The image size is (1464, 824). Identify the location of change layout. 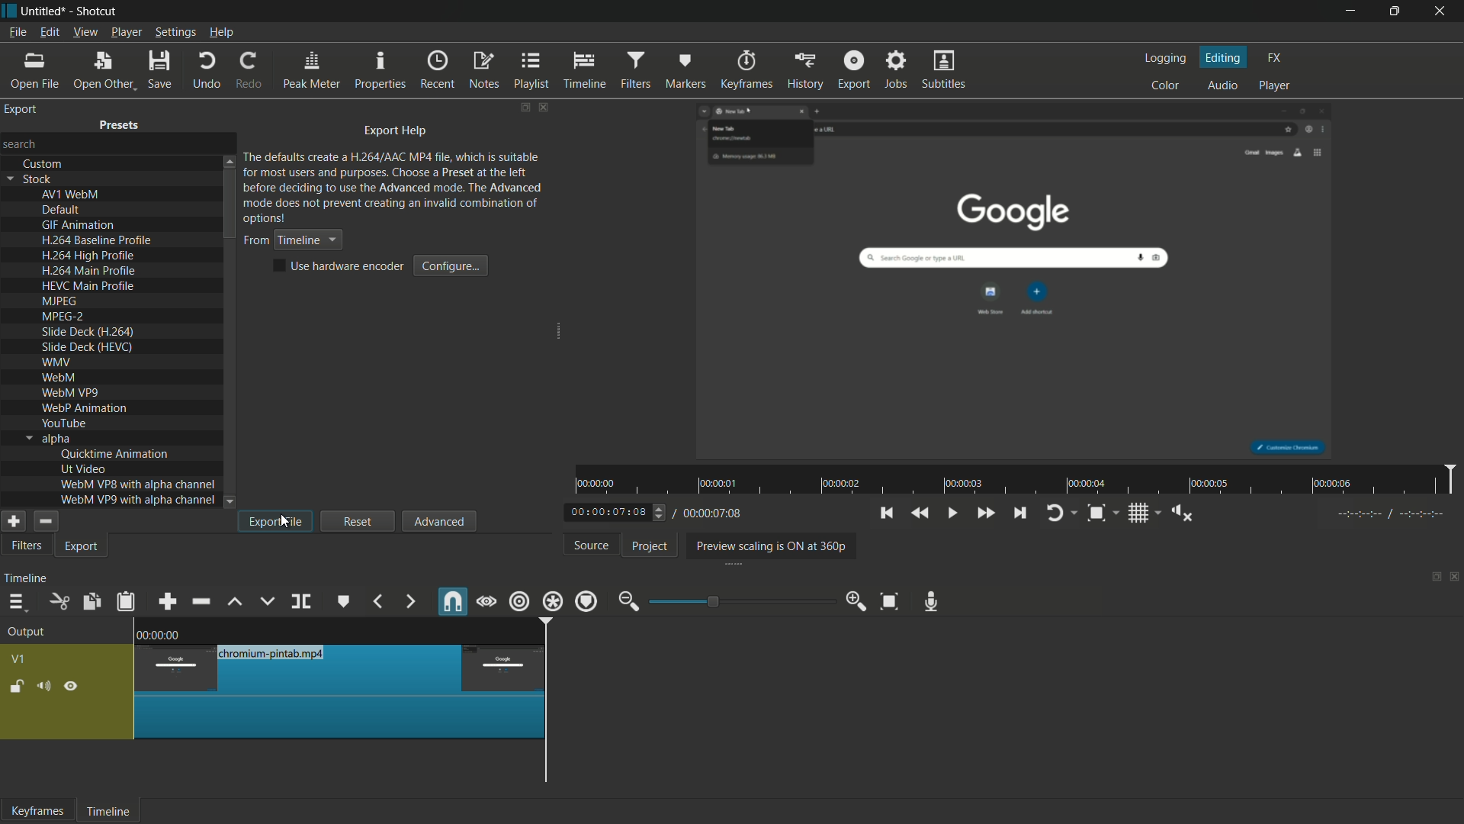
(1431, 581).